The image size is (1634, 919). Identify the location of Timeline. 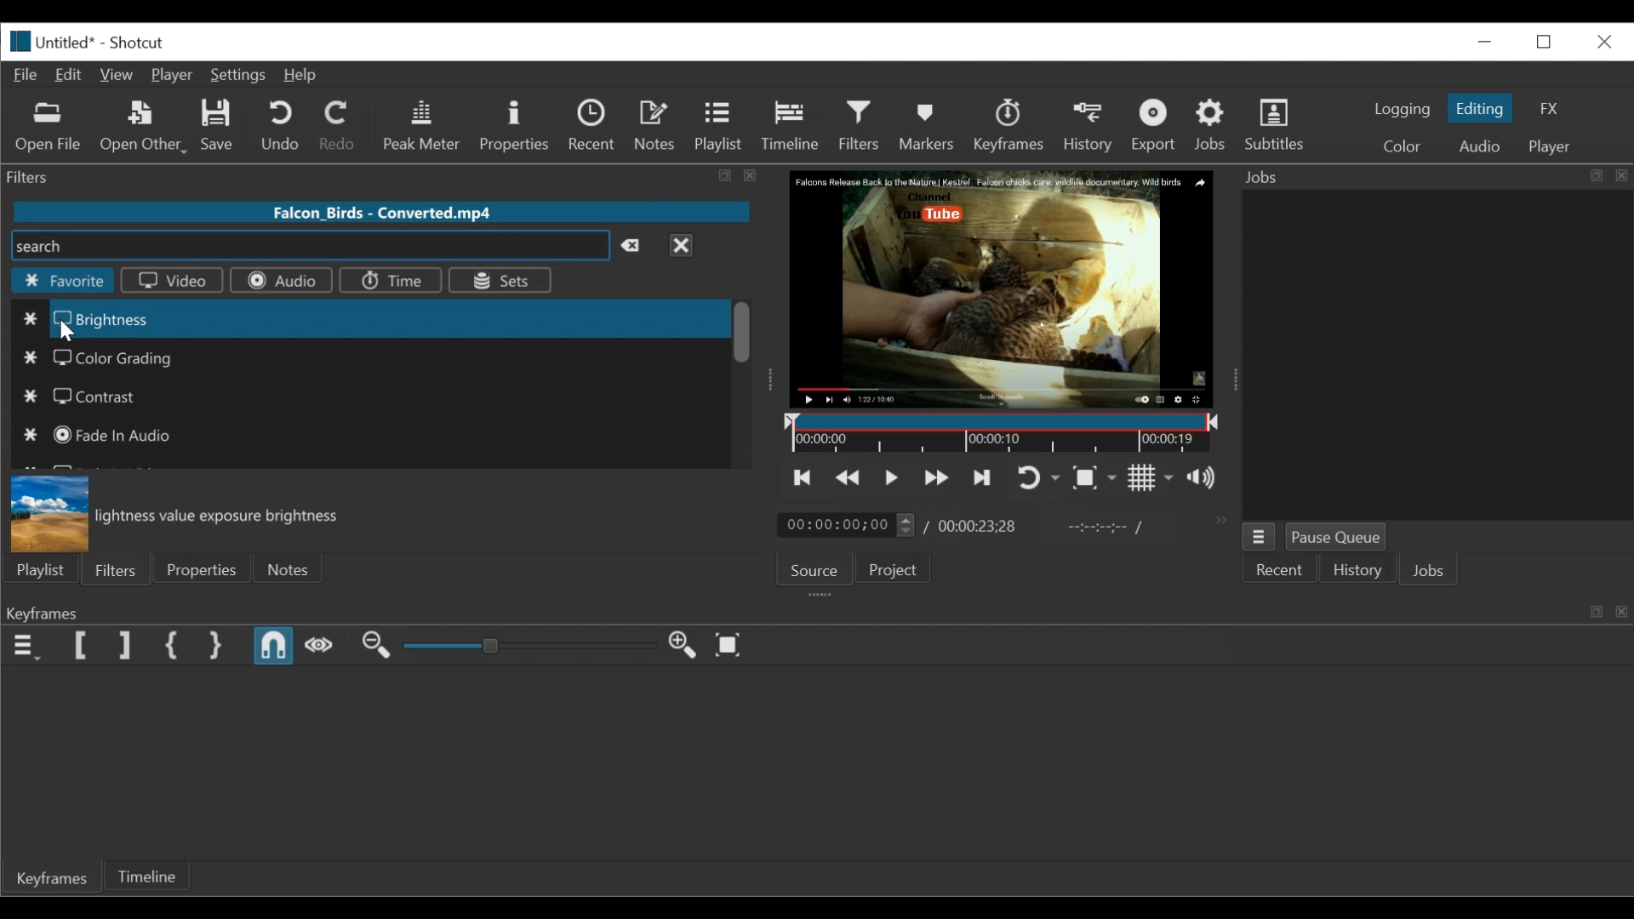
(997, 431).